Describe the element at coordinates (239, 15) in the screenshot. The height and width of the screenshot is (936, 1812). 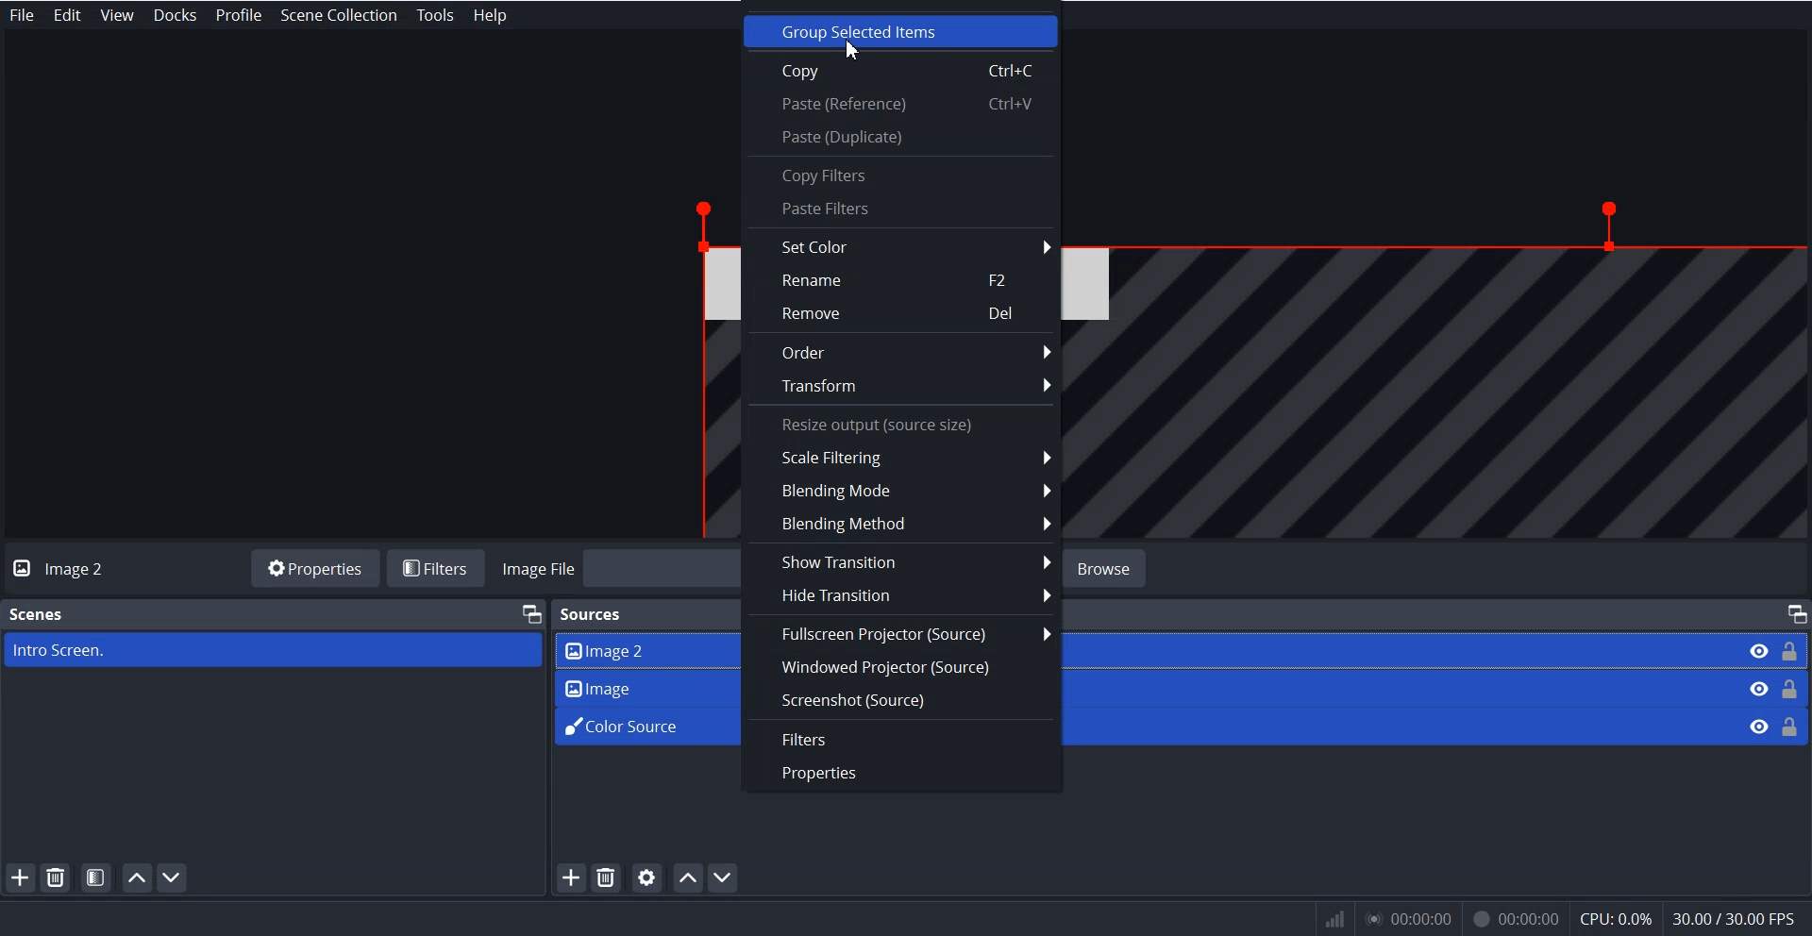
I see `Profile` at that location.